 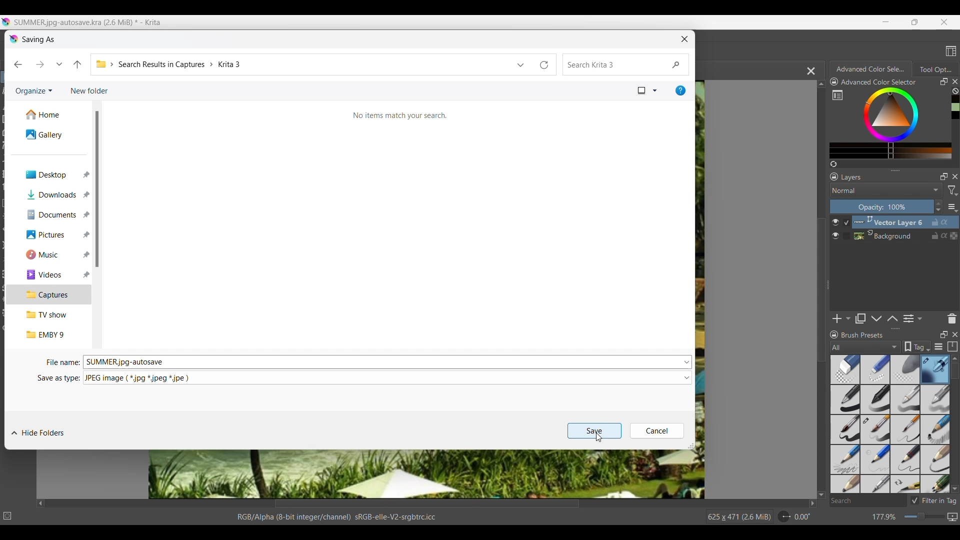 I want to click on Music folder, so click(x=49, y=254).